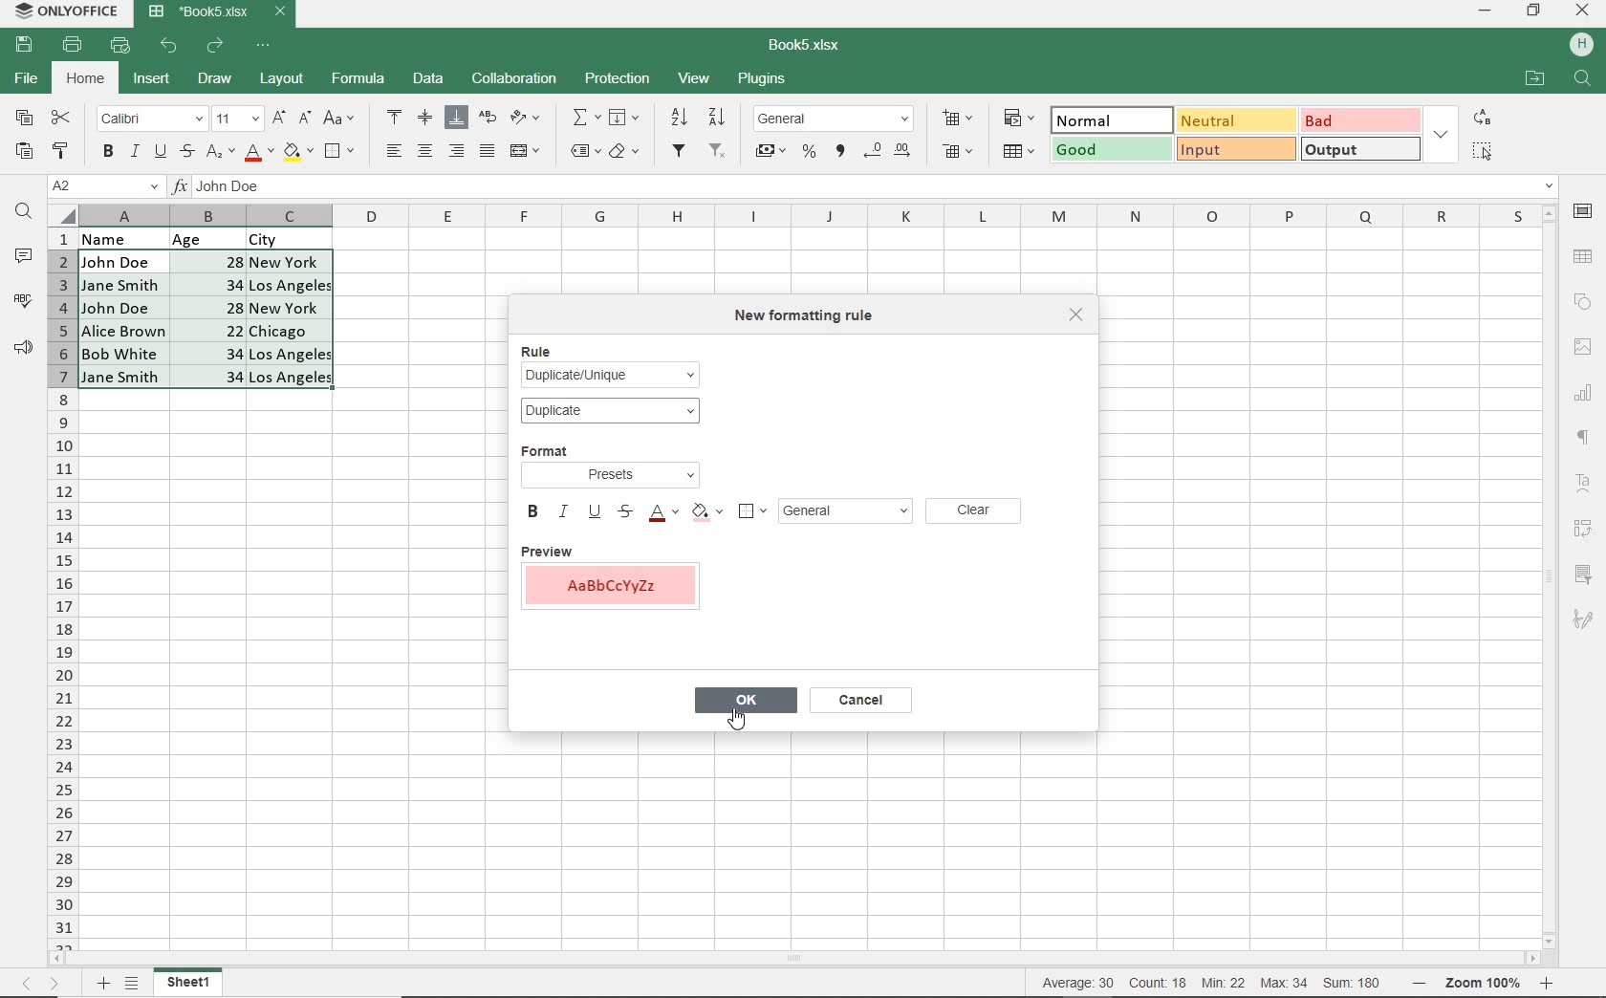  I want to click on Zoom in or Zoom our, so click(1488, 983).